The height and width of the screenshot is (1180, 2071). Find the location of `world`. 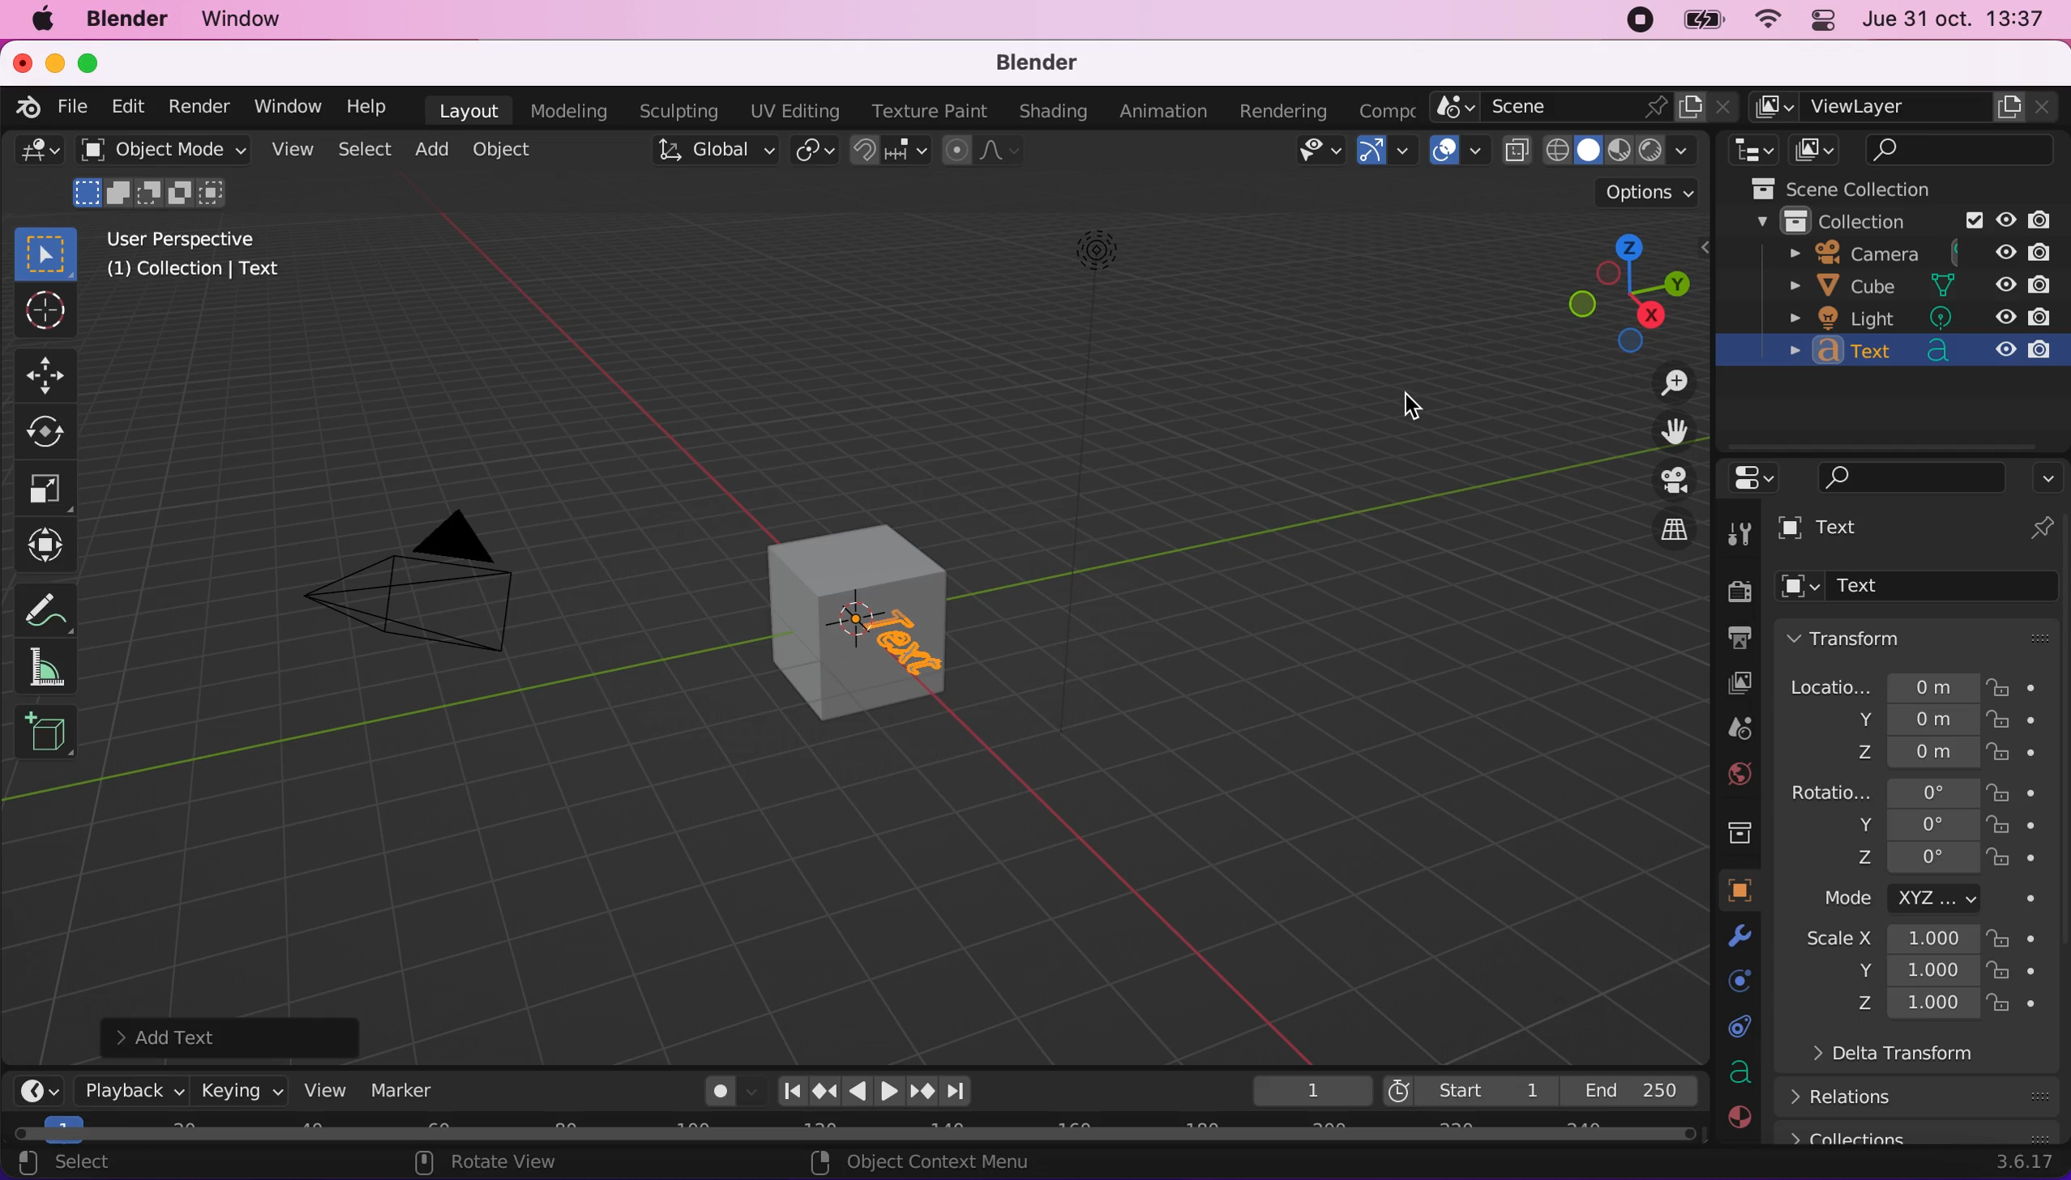

world is located at coordinates (1739, 773).